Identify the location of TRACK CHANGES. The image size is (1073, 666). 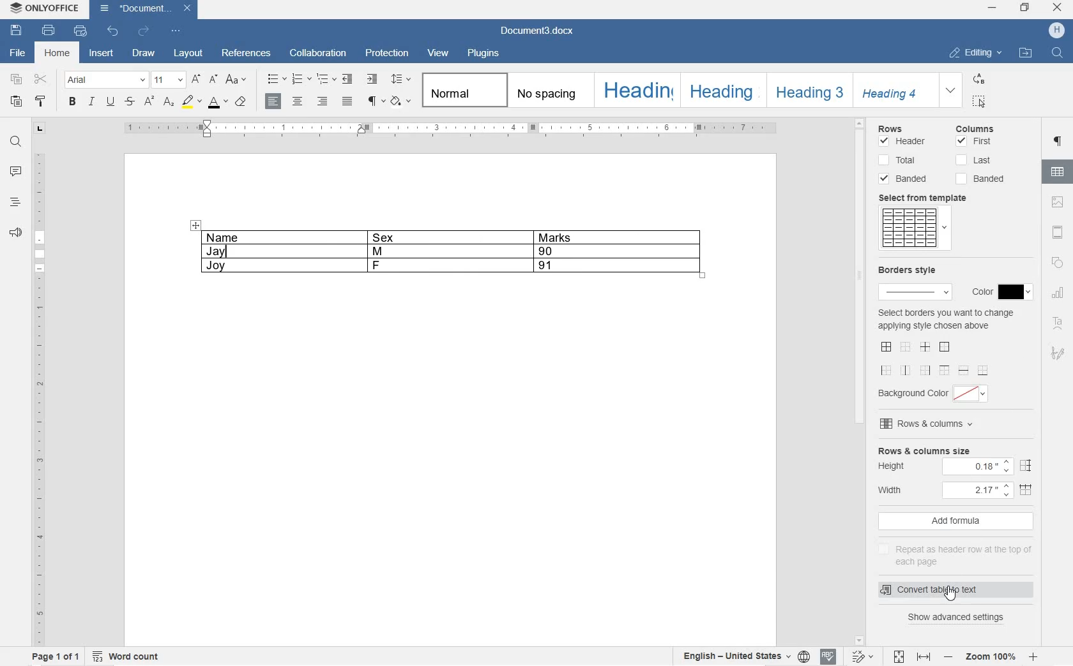
(863, 656).